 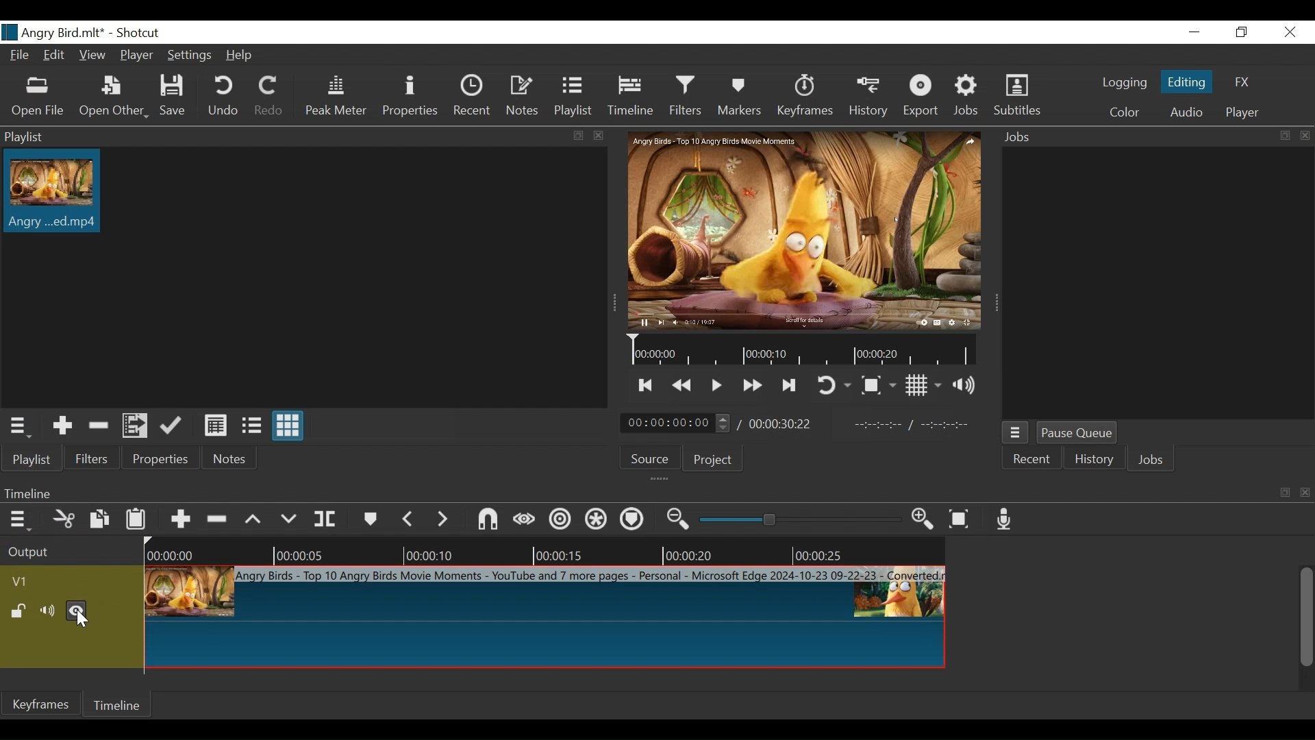 What do you see at coordinates (99, 519) in the screenshot?
I see `Copy` at bounding box center [99, 519].